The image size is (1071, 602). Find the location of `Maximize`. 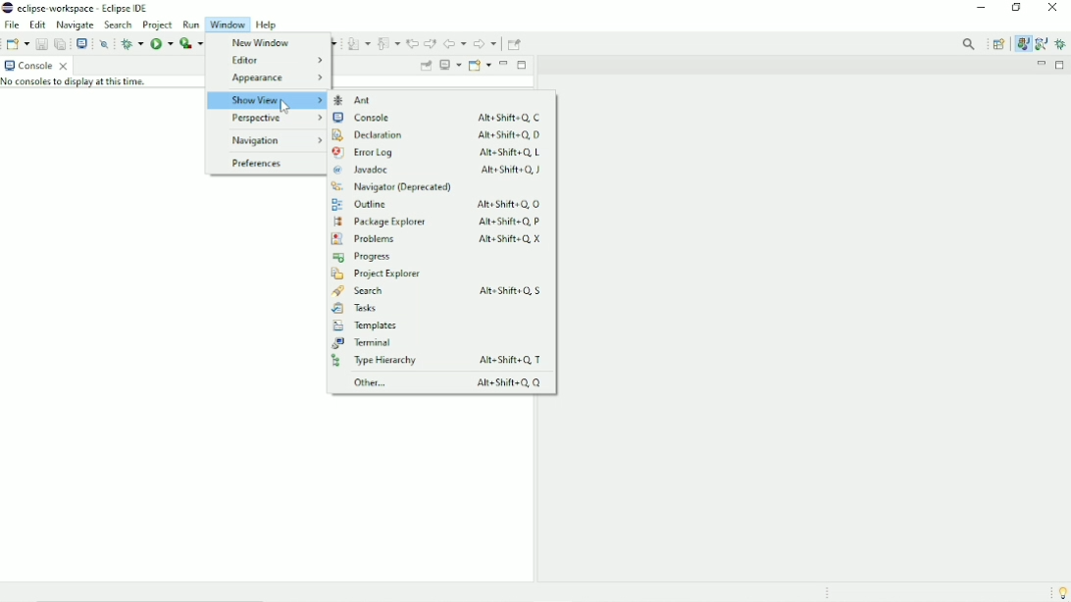

Maximize is located at coordinates (1061, 65).